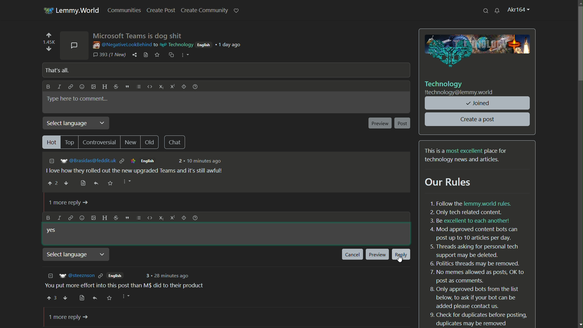  What do you see at coordinates (149, 87) in the screenshot?
I see `code` at bounding box center [149, 87].